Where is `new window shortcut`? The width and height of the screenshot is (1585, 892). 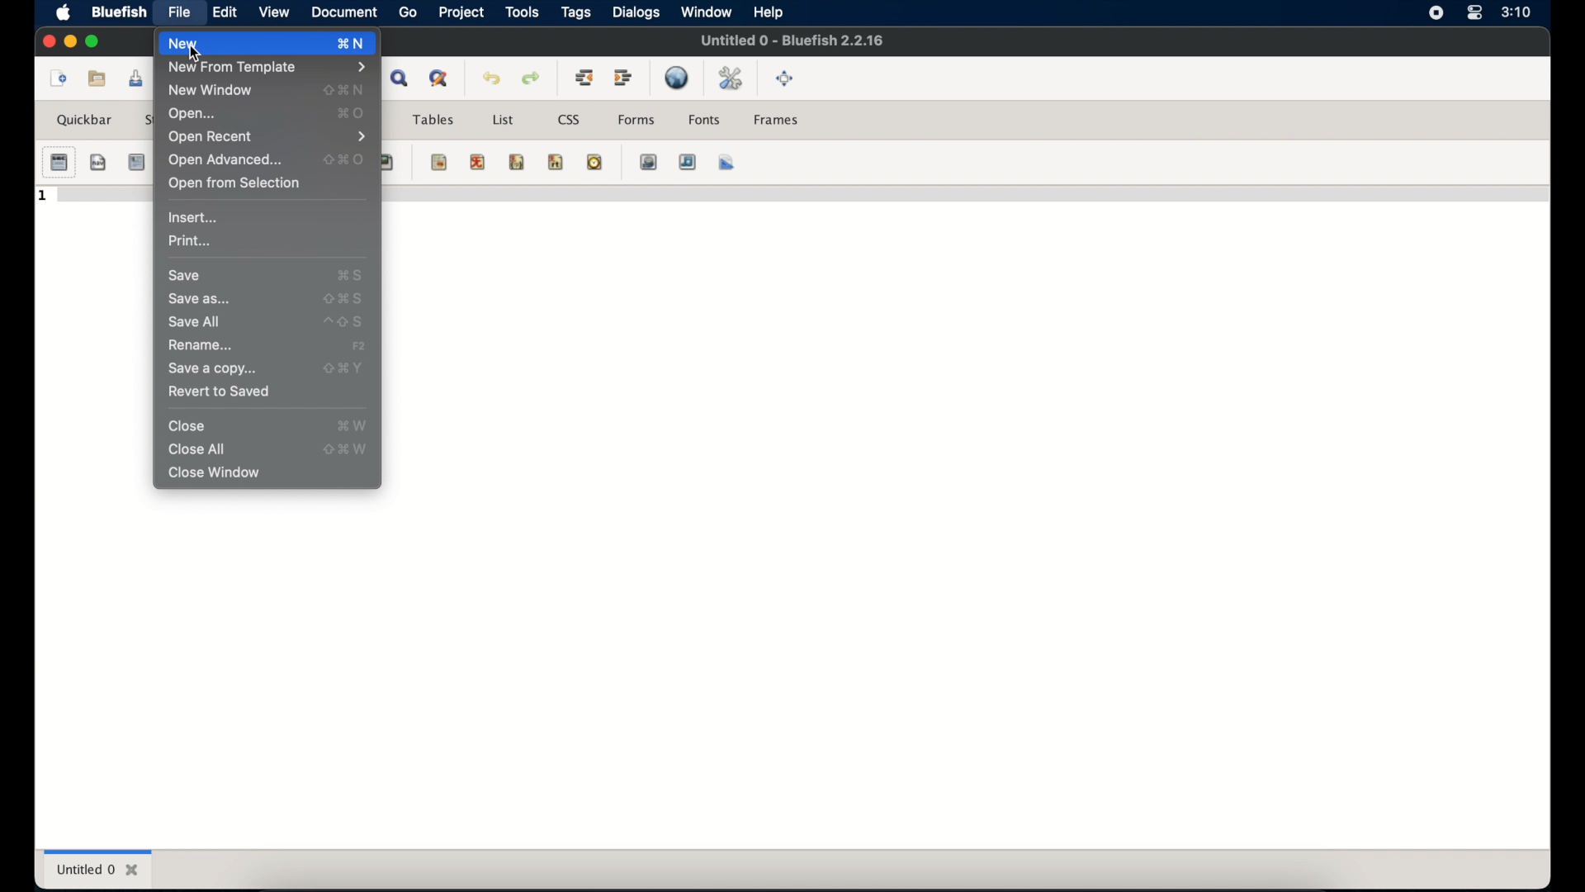
new window shortcut is located at coordinates (344, 89).